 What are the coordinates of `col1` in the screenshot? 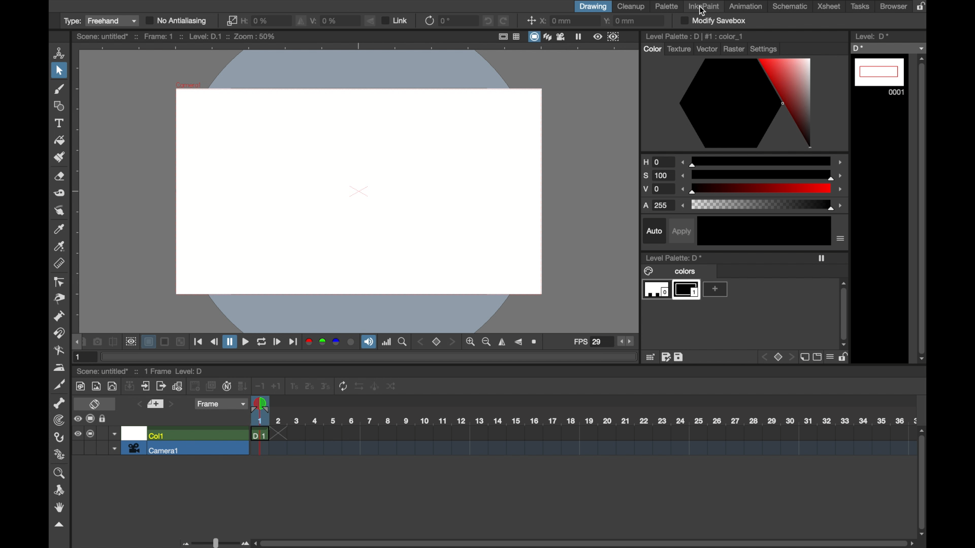 It's located at (156, 434).